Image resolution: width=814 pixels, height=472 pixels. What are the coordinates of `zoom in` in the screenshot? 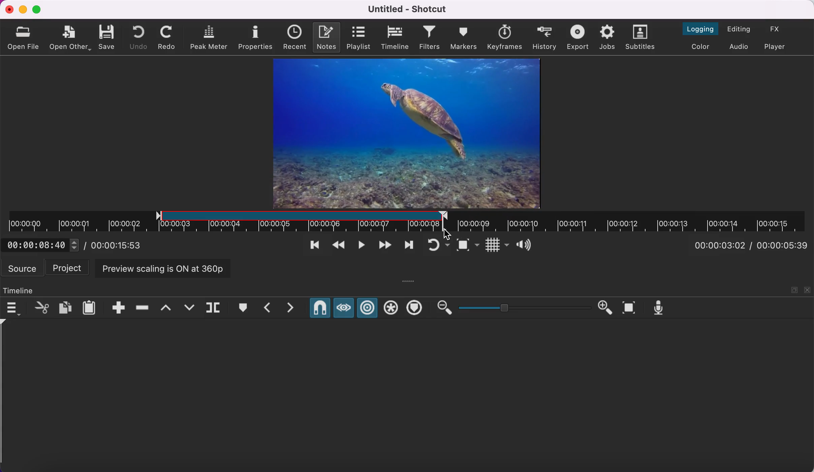 It's located at (607, 308).